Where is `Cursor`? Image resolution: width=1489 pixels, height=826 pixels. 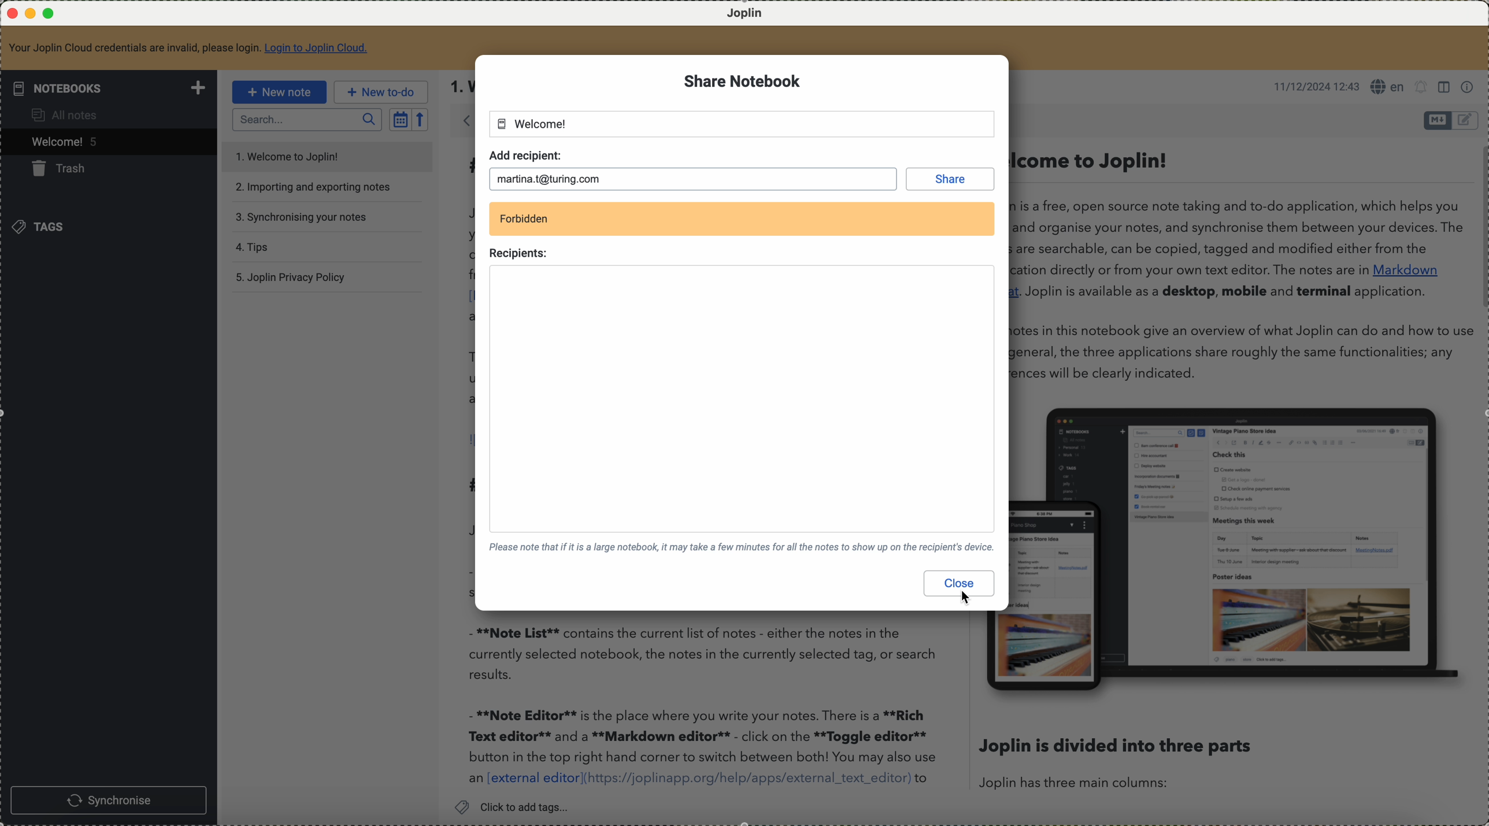 Cursor is located at coordinates (969, 599).